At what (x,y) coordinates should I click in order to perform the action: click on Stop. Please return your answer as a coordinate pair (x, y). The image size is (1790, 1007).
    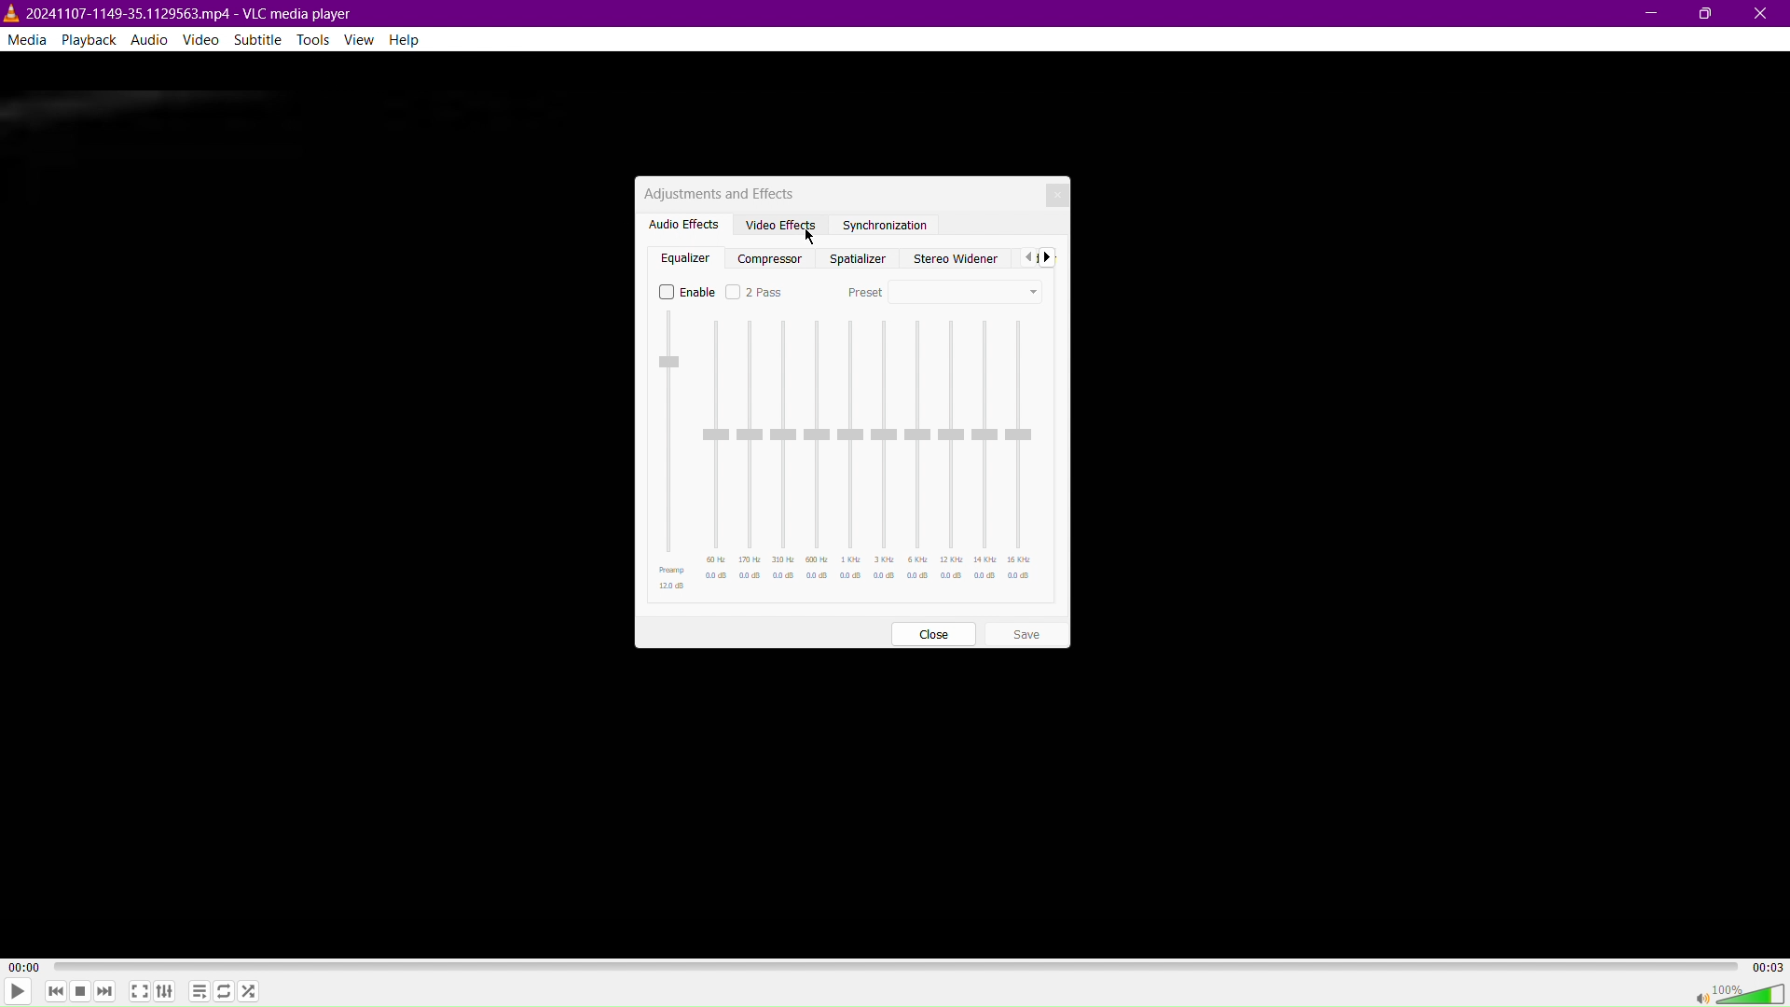
    Looking at the image, I should click on (78, 993).